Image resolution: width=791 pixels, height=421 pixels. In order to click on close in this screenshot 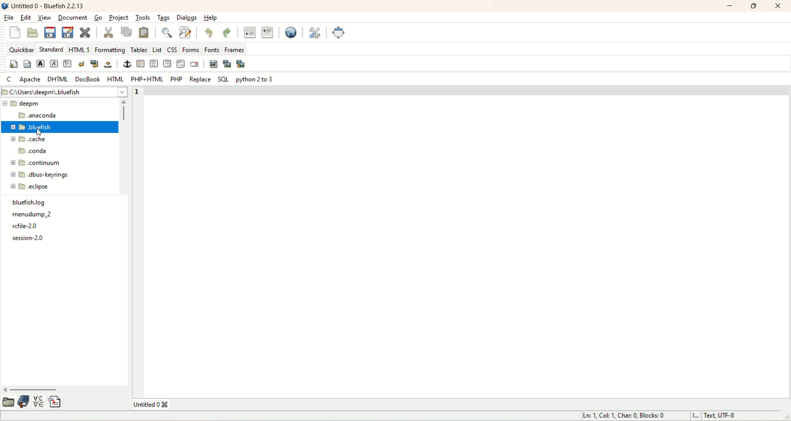, I will do `click(777, 7)`.